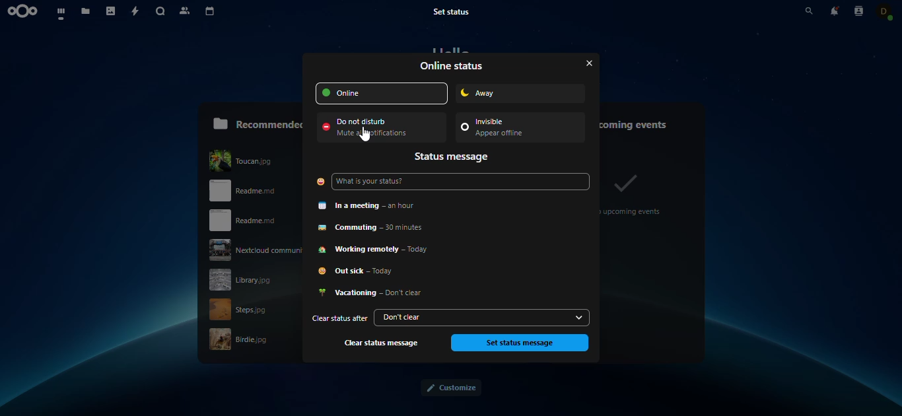 Image resolution: width=902 pixels, height=416 pixels. Describe the element at coordinates (885, 11) in the screenshot. I see `contact` at that location.